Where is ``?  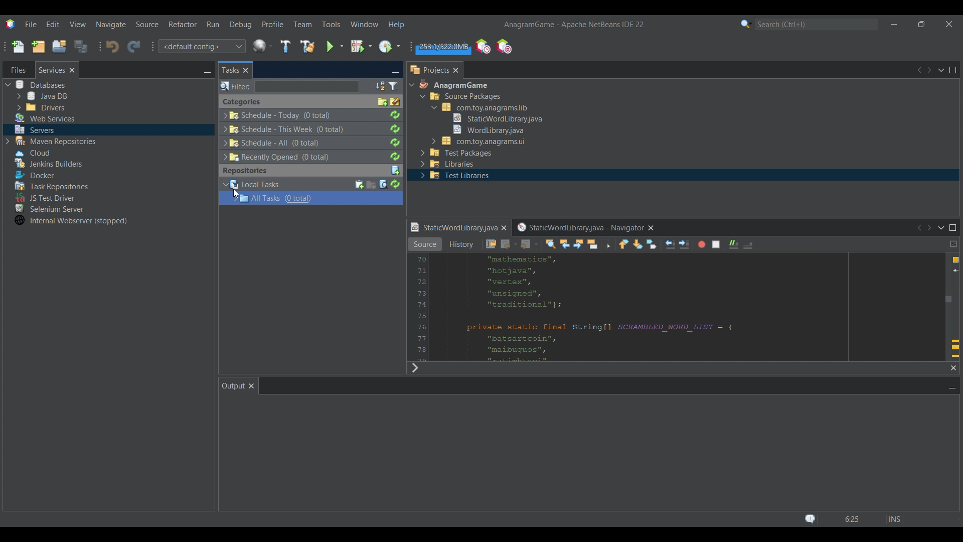
 is located at coordinates (416, 368).